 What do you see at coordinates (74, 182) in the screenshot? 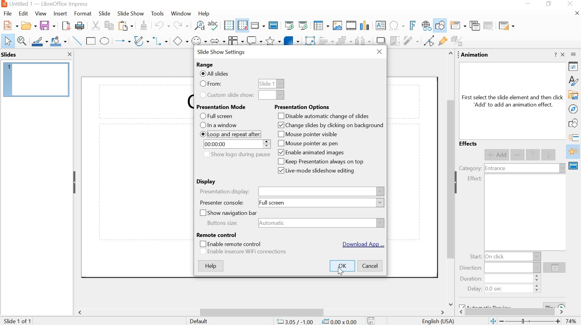
I see `collapse` at bounding box center [74, 182].